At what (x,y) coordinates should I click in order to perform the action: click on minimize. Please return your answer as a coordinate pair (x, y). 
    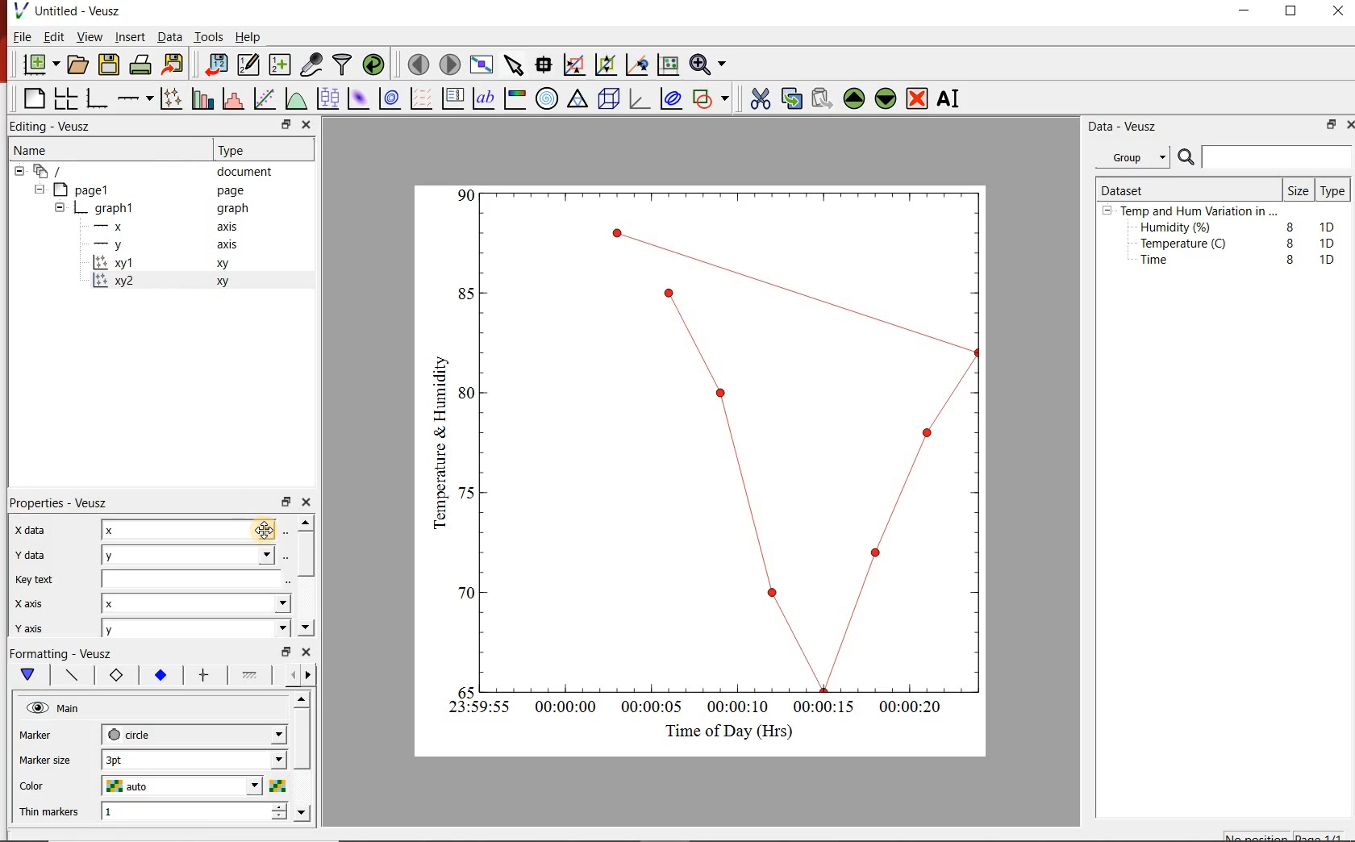
    Looking at the image, I should click on (1250, 11).